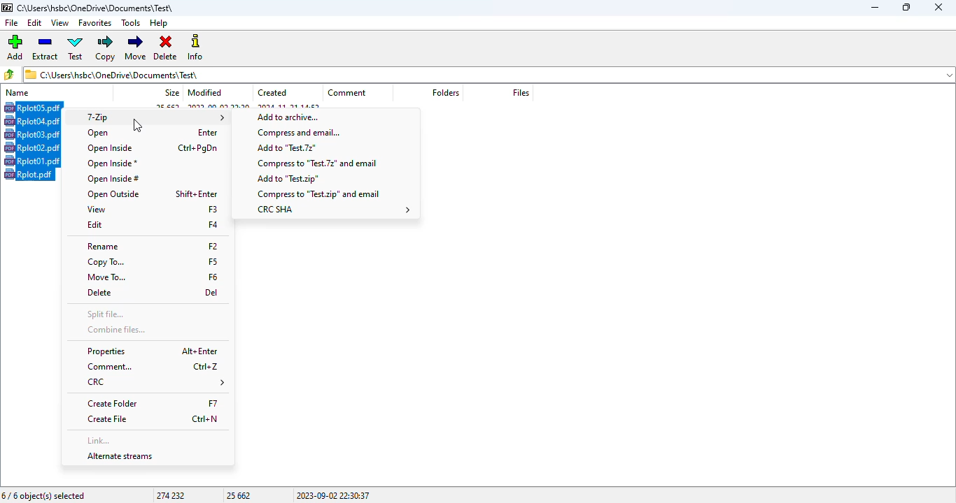 The width and height of the screenshot is (956, 503). Describe the element at coordinates (239, 495) in the screenshot. I see `25 662` at that location.